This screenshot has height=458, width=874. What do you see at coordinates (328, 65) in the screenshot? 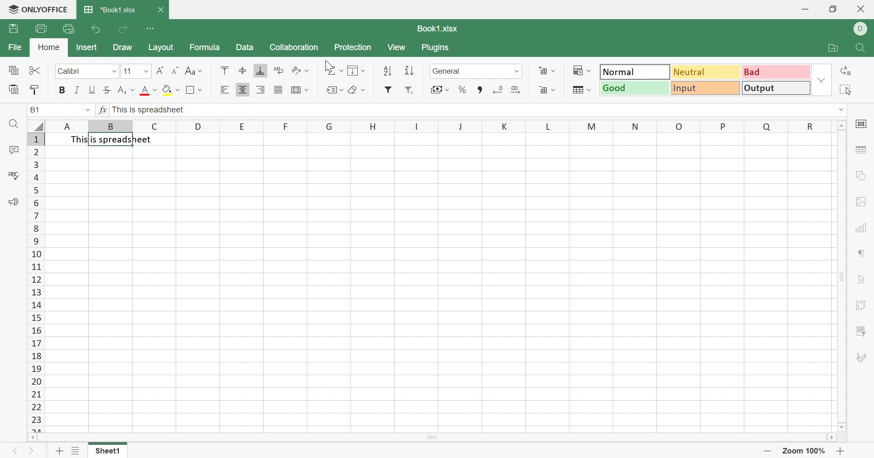
I see `Cursor` at bounding box center [328, 65].